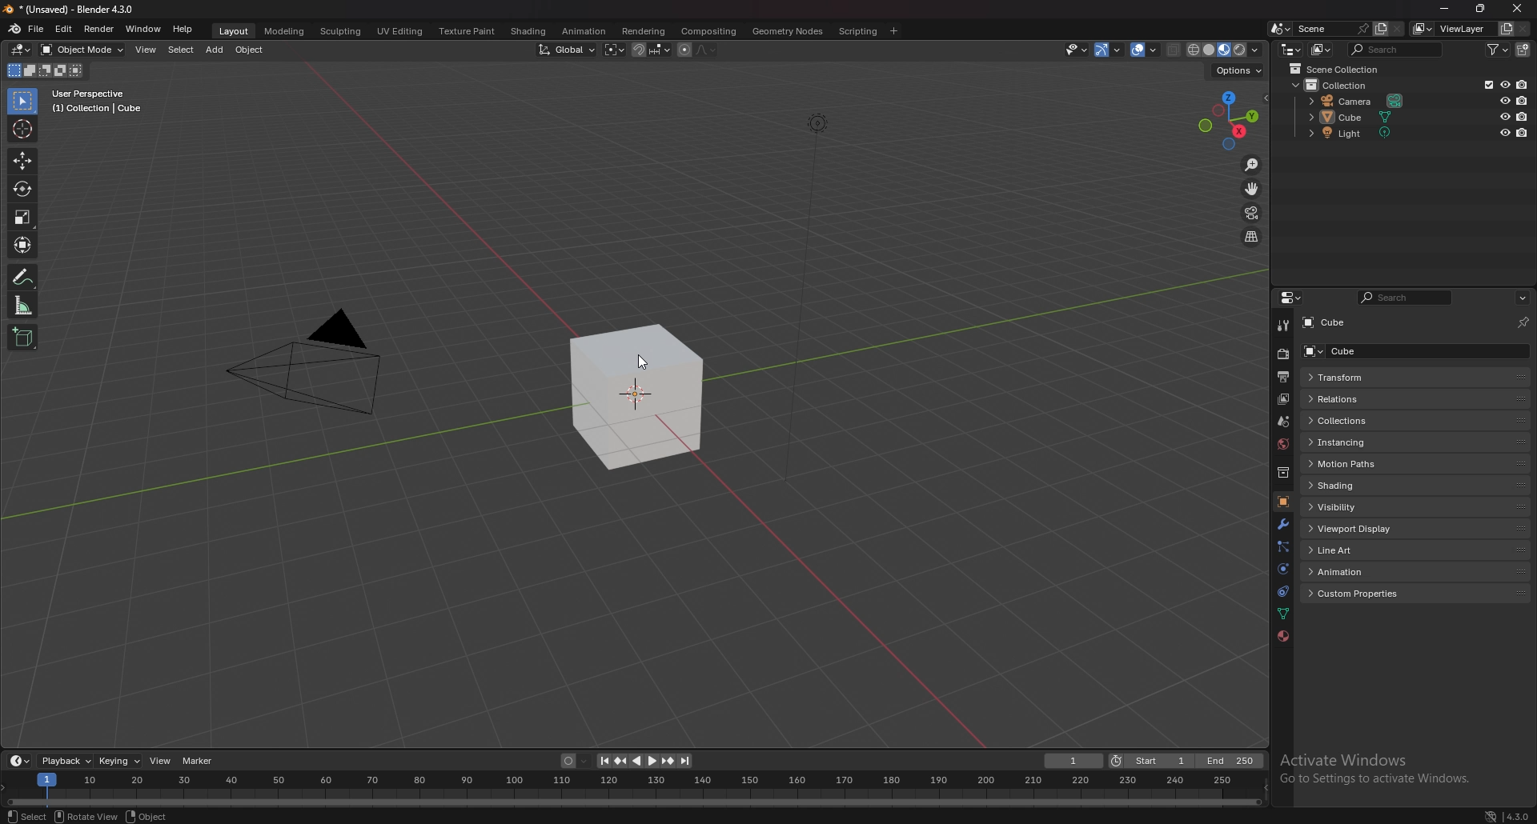 Image resolution: width=1537 pixels, height=824 pixels. I want to click on version, so click(1519, 816).